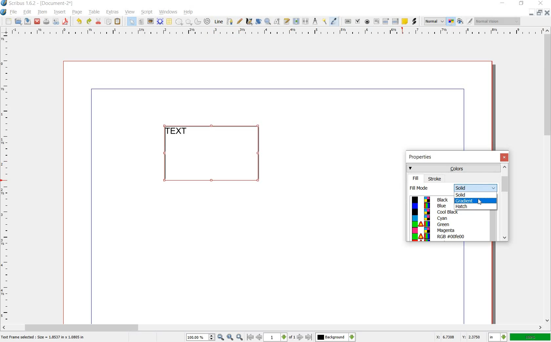  What do you see at coordinates (3, 12) in the screenshot?
I see `system logo` at bounding box center [3, 12].